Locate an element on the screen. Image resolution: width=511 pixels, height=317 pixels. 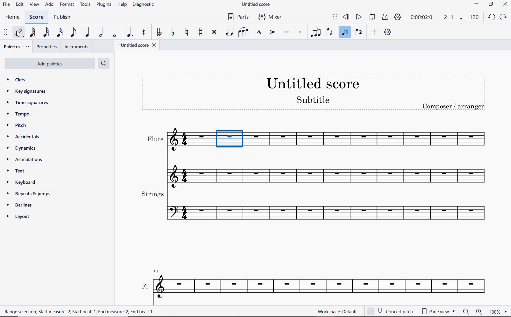
SCORE is located at coordinates (37, 17).